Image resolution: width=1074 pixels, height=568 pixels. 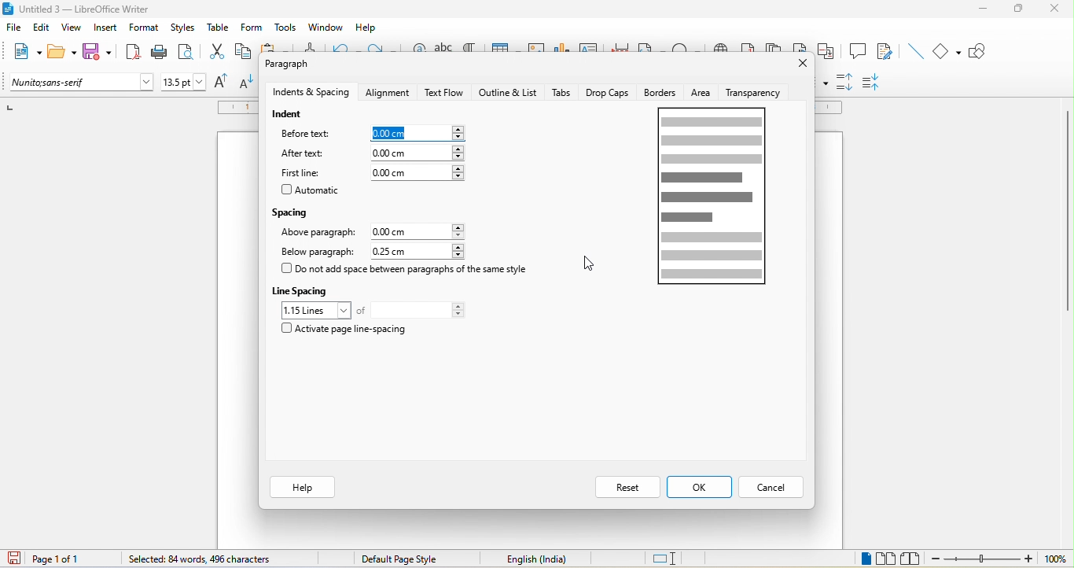 I want to click on ok, so click(x=699, y=487).